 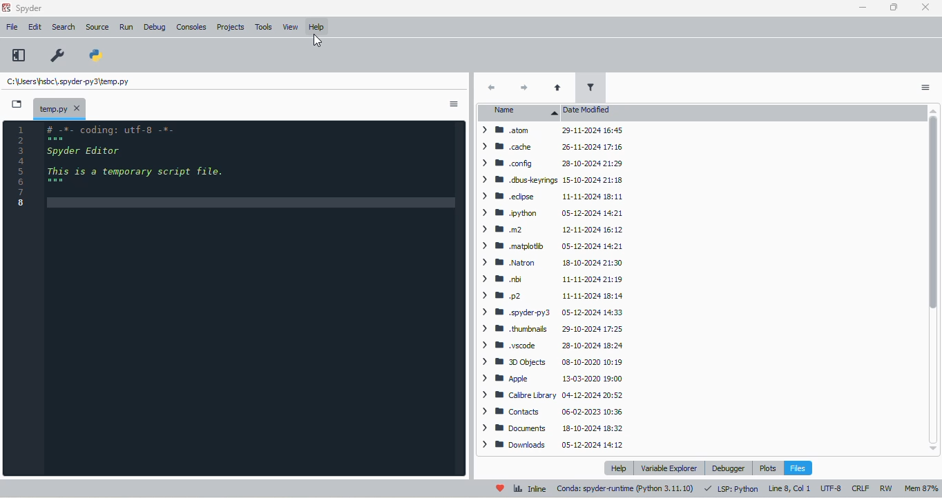 What do you see at coordinates (625, 488) in the screenshot?
I see `conda: spyder-runtime (Python 3. 11. 10)` at bounding box center [625, 488].